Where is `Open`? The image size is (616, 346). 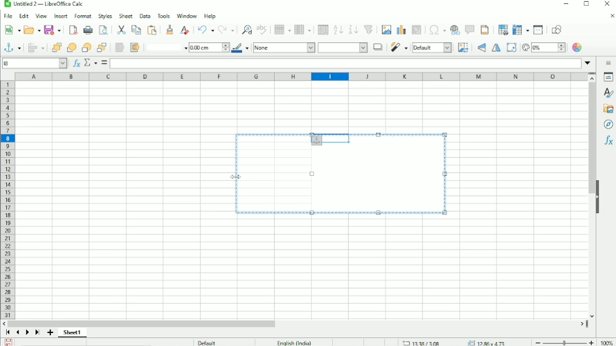
Open is located at coordinates (31, 29).